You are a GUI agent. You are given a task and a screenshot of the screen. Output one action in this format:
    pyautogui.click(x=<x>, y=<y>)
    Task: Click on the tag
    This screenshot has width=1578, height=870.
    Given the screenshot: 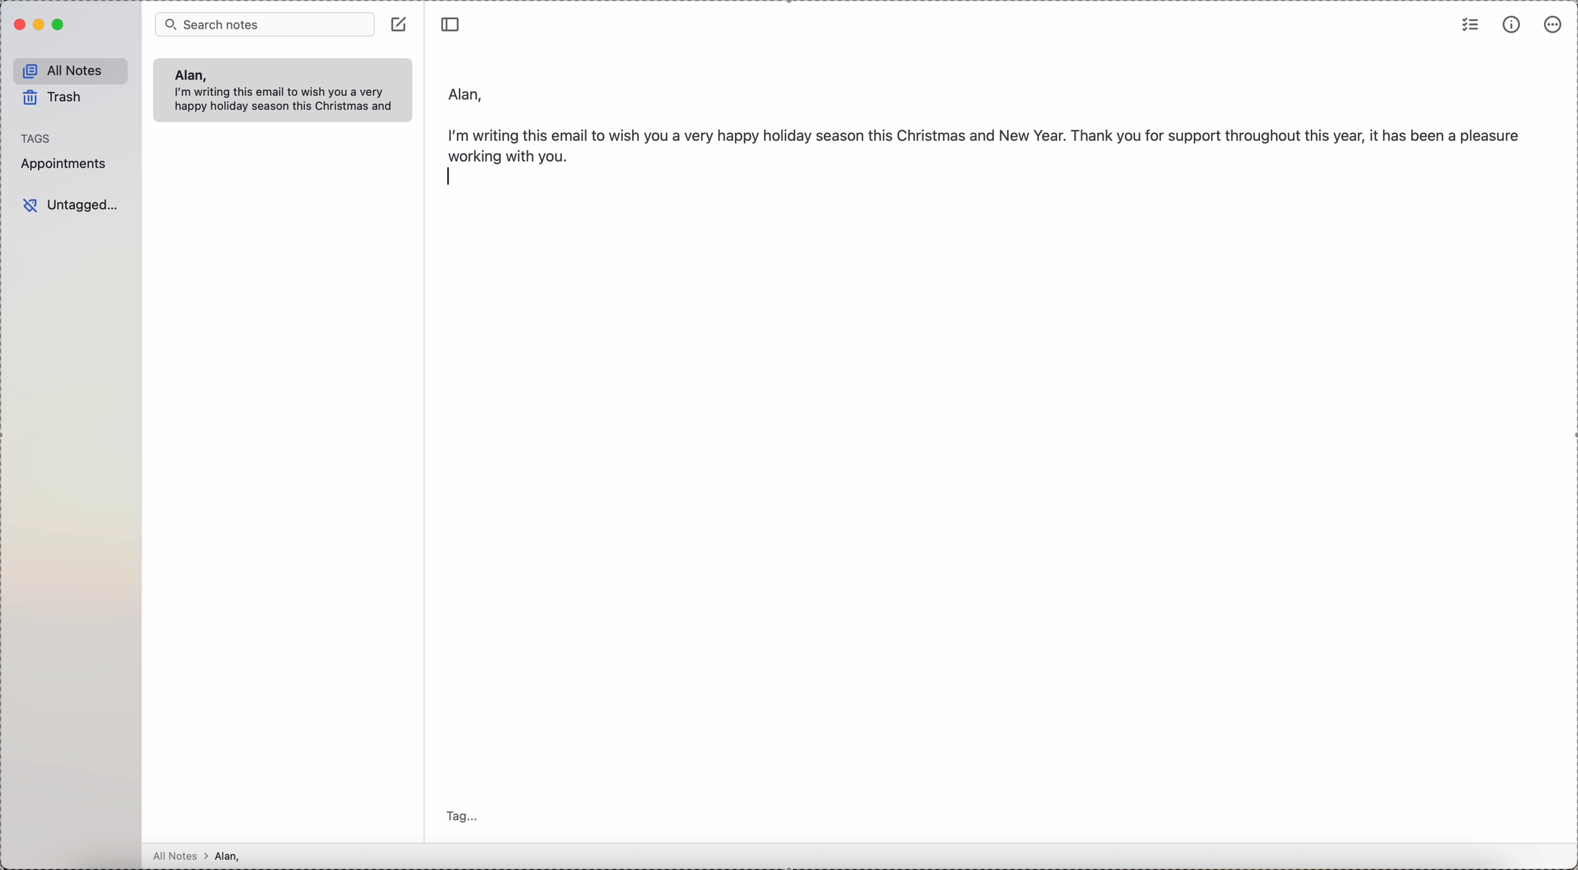 What is the action you would take?
    pyautogui.click(x=466, y=817)
    